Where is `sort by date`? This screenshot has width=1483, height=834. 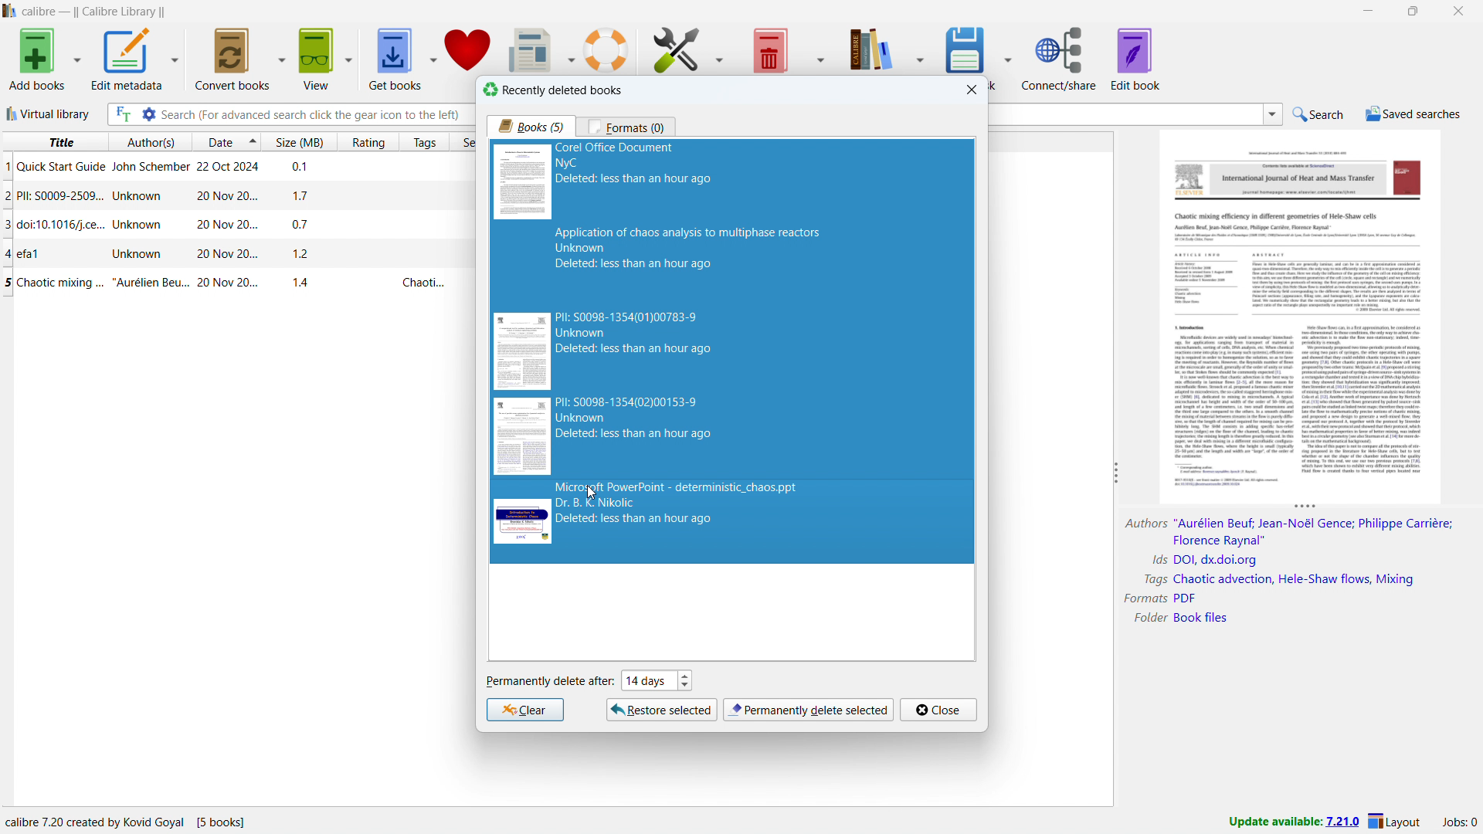
sort by date is located at coordinates (218, 141).